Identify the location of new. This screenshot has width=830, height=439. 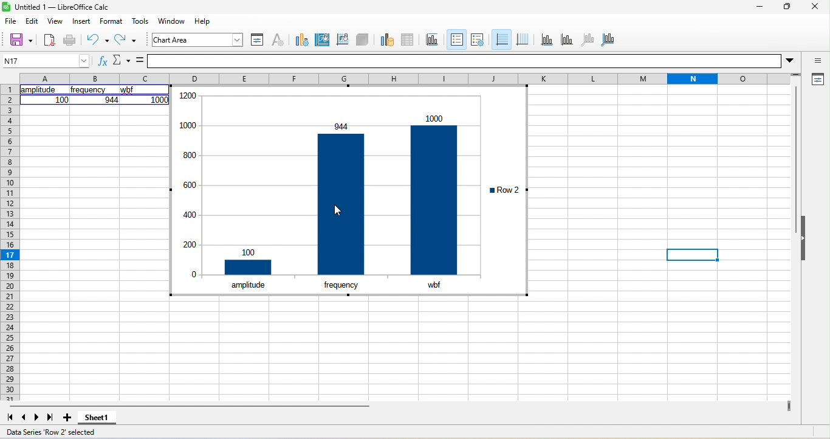
(49, 40).